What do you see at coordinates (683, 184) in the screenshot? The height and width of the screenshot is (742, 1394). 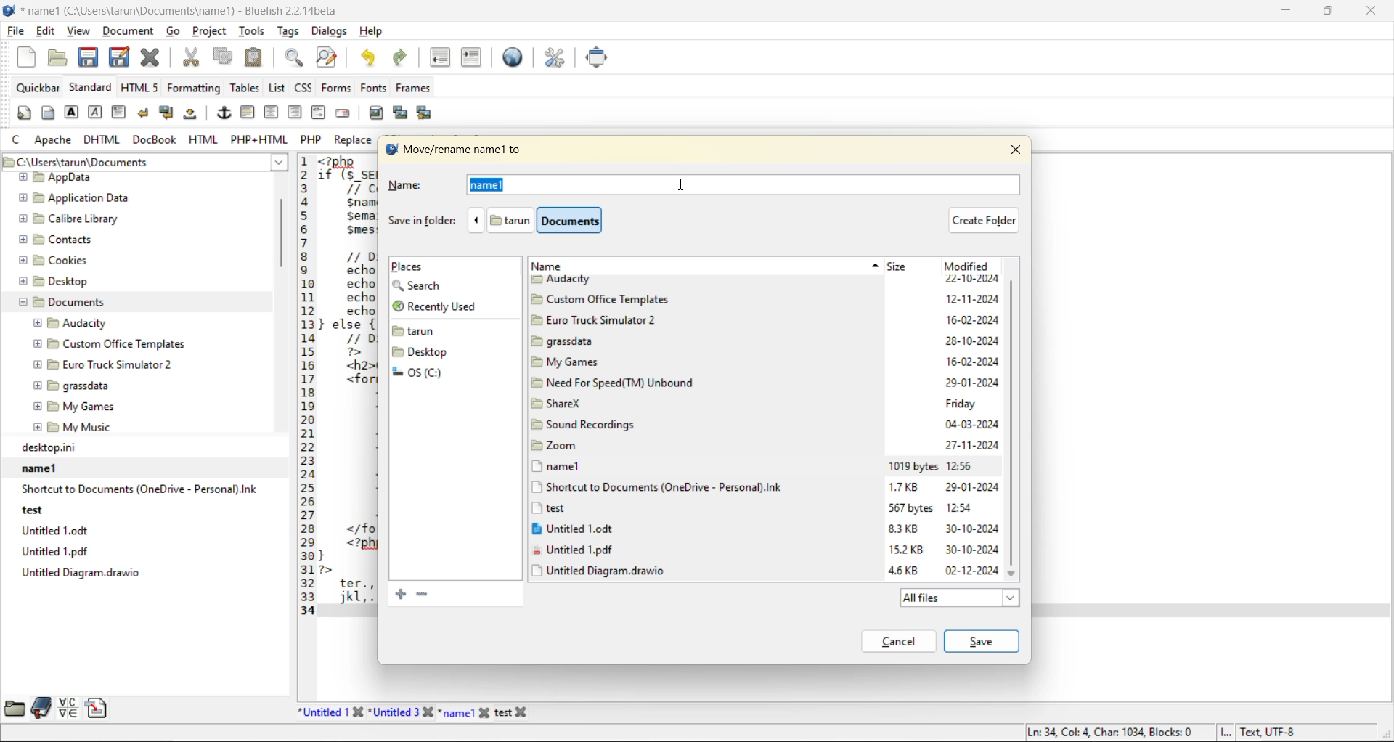 I see `insertion cursor` at bounding box center [683, 184].